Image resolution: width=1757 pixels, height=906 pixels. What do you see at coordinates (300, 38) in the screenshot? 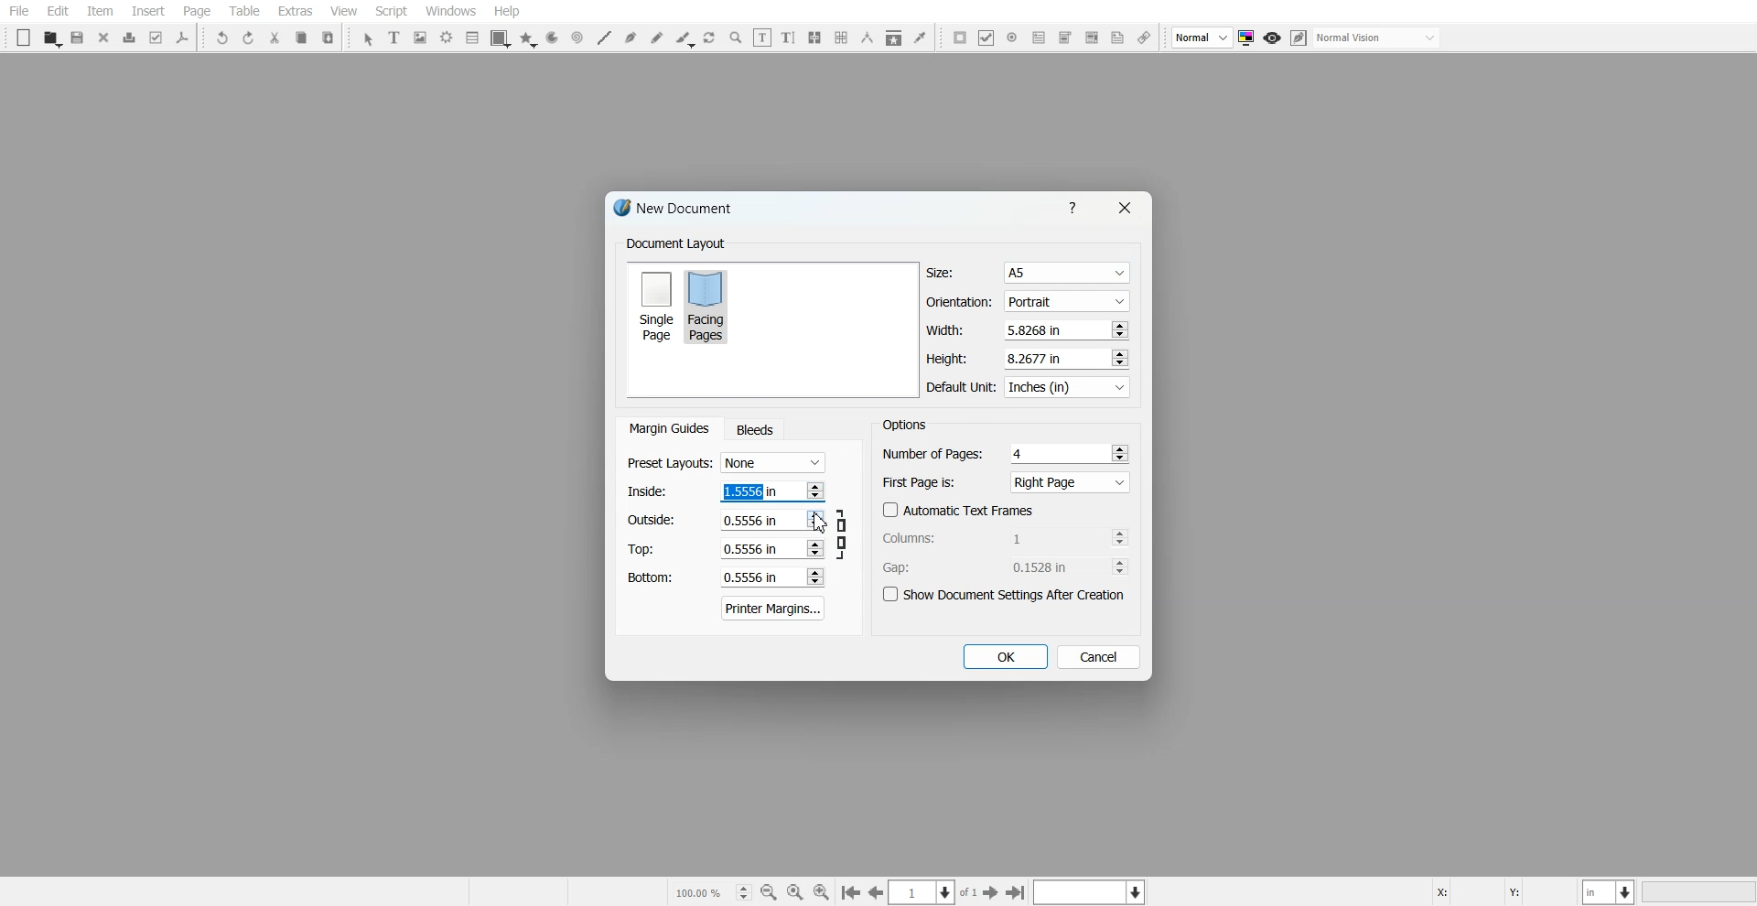
I see `Copy` at bounding box center [300, 38].